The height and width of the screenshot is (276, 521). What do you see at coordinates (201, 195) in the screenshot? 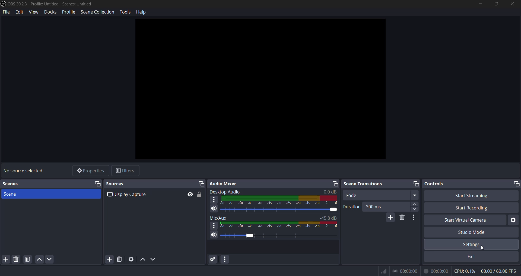
I see `lock` at bounding box center [201, 195].